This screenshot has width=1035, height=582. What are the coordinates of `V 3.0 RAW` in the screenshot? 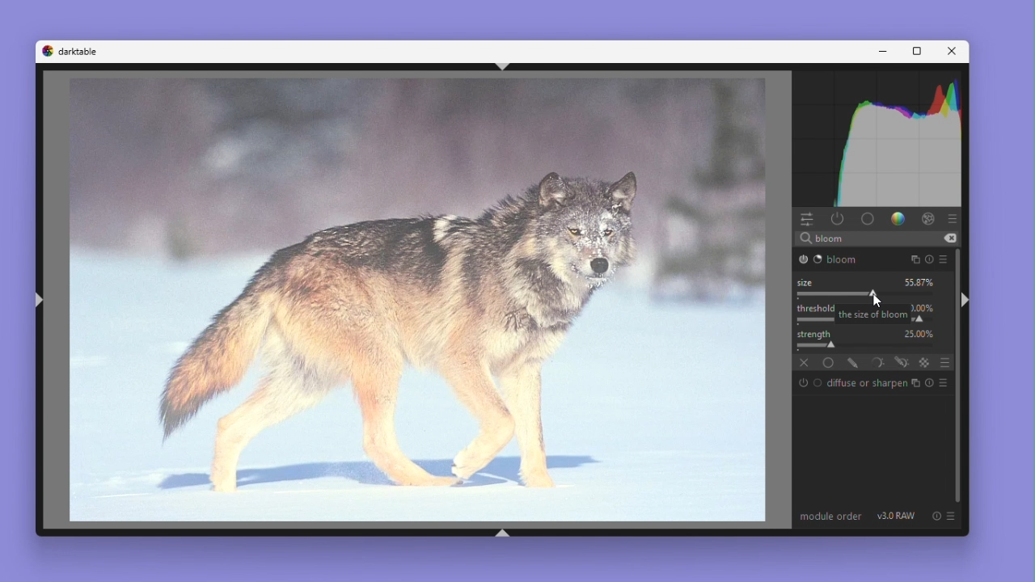 It's located at (896, 516).